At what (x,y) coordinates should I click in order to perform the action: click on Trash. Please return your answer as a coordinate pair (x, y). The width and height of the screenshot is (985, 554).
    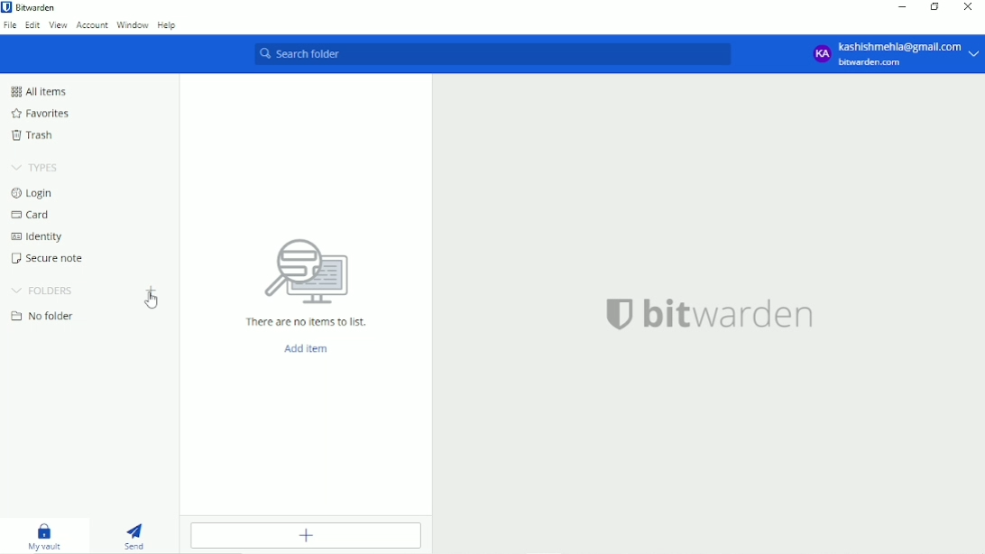
    Looking at the image, I should click on (32, 135).